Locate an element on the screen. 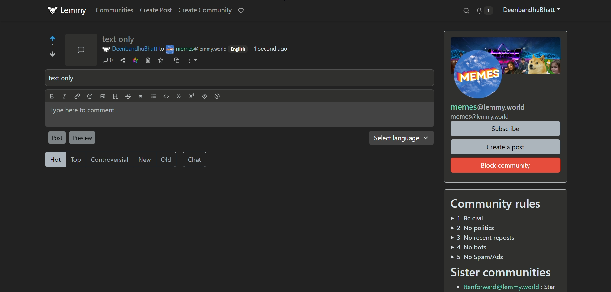  Controversial is located at coordinates (110, 160).